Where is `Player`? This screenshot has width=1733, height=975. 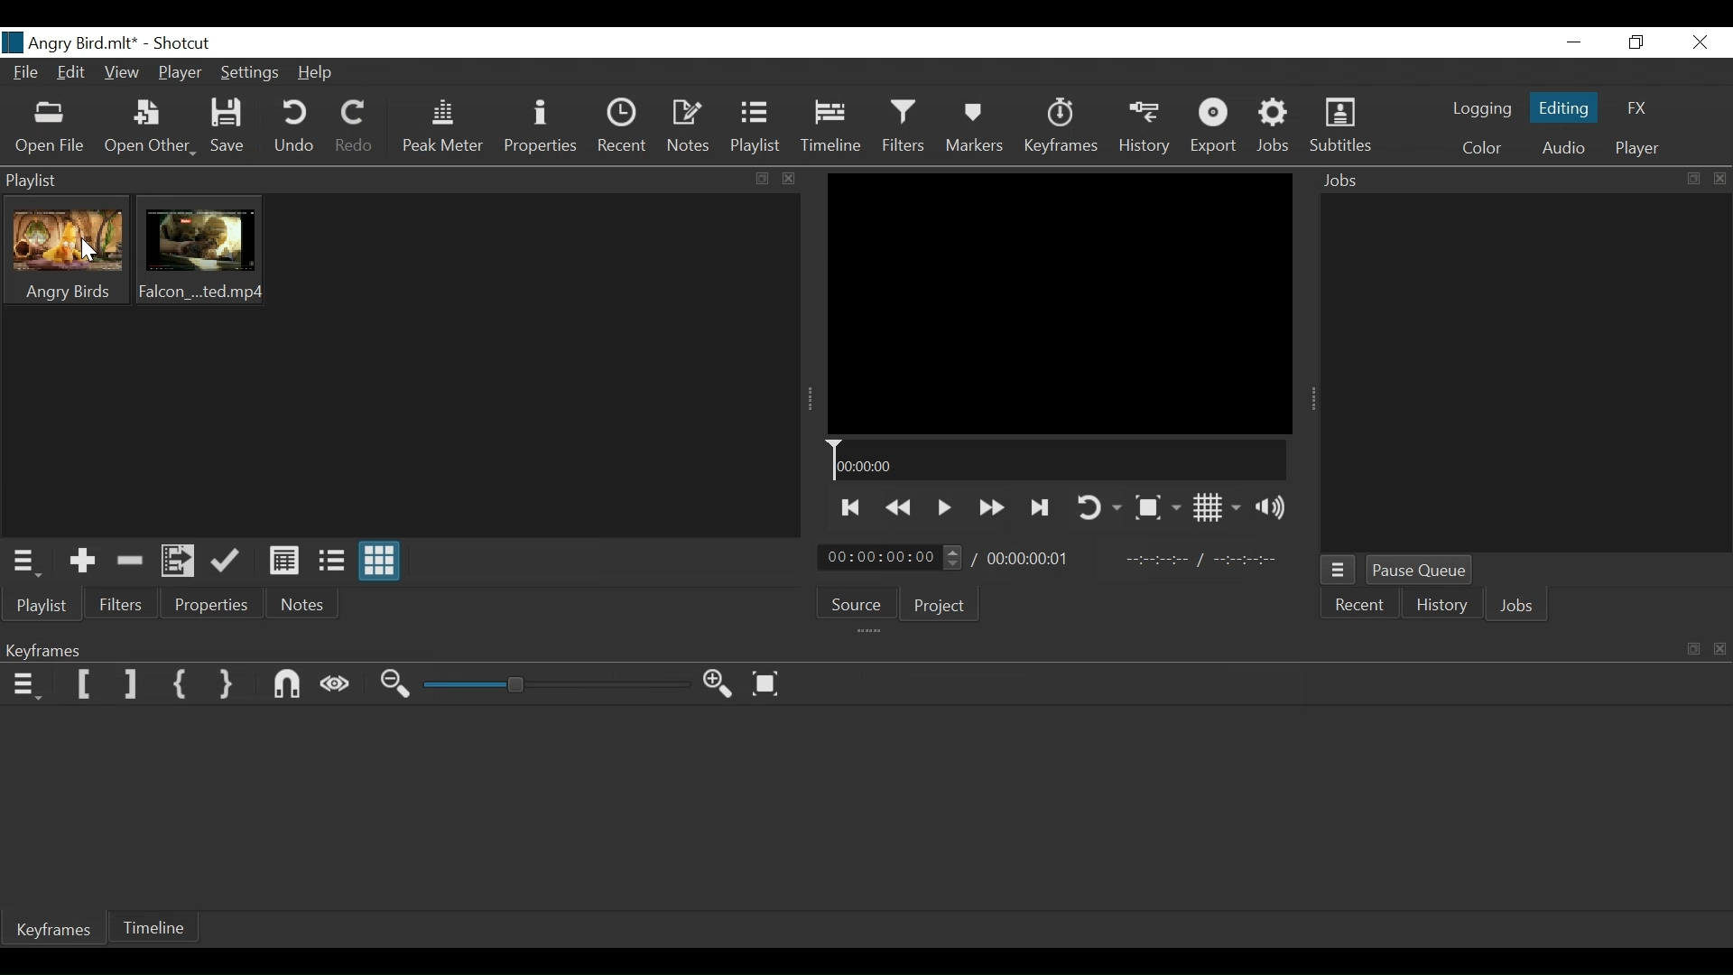
Player is located at coordinates (1638, 148).